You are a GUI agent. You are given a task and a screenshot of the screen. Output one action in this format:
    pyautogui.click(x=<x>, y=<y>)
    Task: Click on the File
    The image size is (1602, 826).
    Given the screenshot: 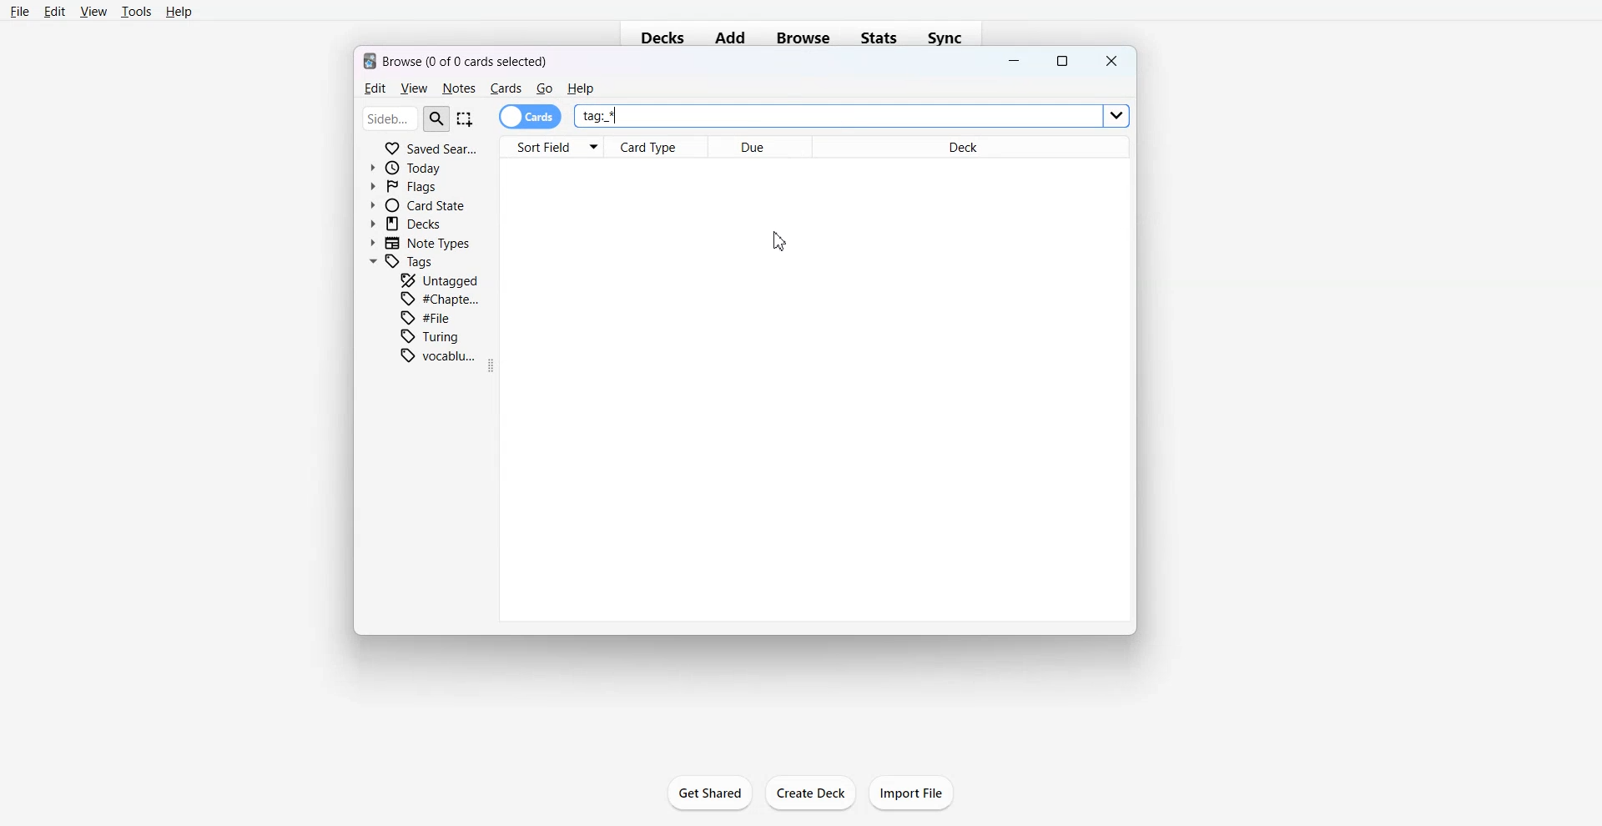 What is the action you would take?
    pyautogui.click(x=430, y=317)
    